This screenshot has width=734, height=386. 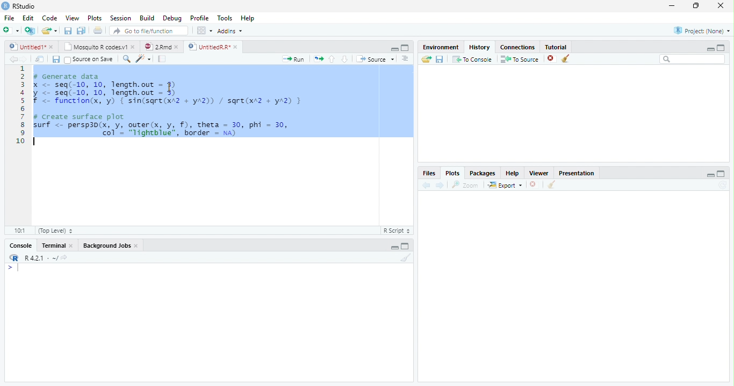 What do you see at coordinates (170, 109) in the screenshot?
I see `# Generate datax <- seq(-10, 10, length.out = 5)y <- seq(-10, 10, length.out - 5)f <- function(x, 'y) { sin(sqre(xA2 + yA2)) / sqre(xr2 + yA2) }# Create surface plotsurf <- persp3d(x, y, outer(x, y, f), theta = 30, phi = 30,| col’ = "lightblue", border = na)` at bounding box center [170, 109].